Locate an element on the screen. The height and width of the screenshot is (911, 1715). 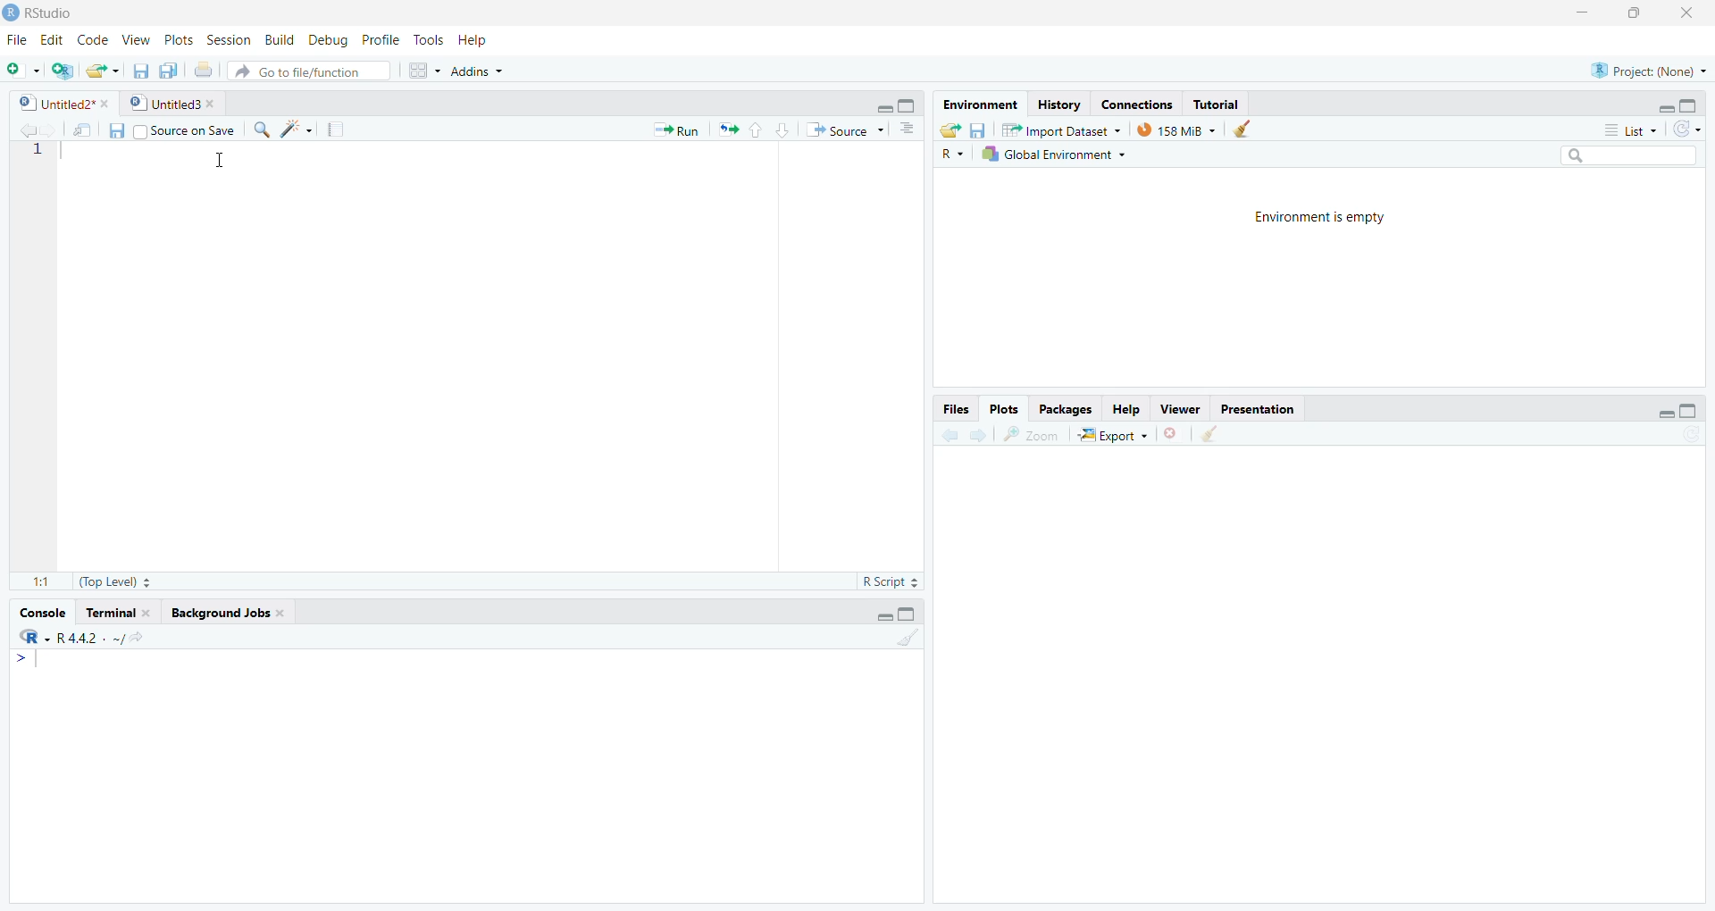
“Import Dataset ~ is located at coordinates (1060, 130).